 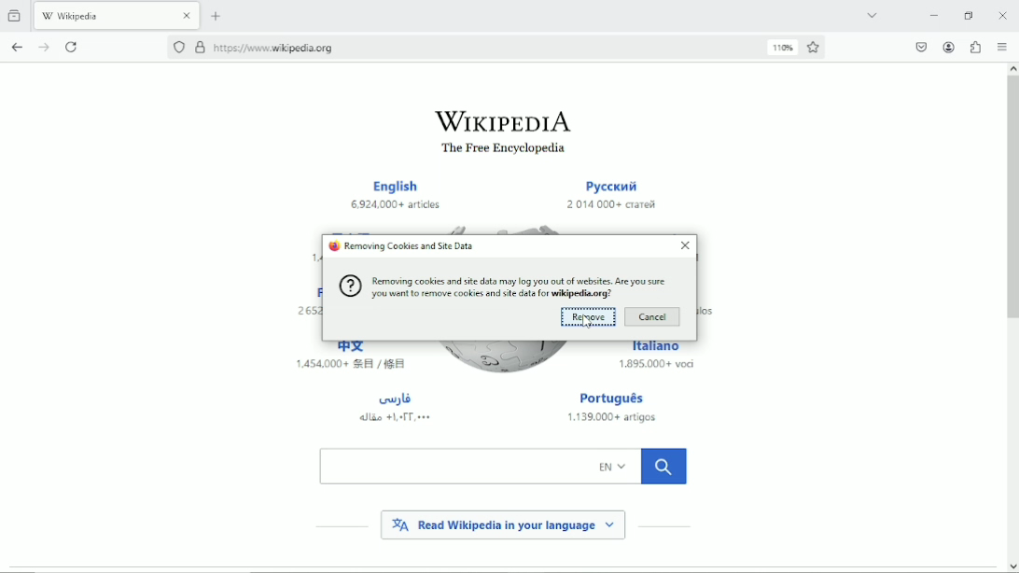 What do you see at coordinates (1011, 200) in the screenshot?
I see `vertical scrollbar` at bounding box center [1011, 200].